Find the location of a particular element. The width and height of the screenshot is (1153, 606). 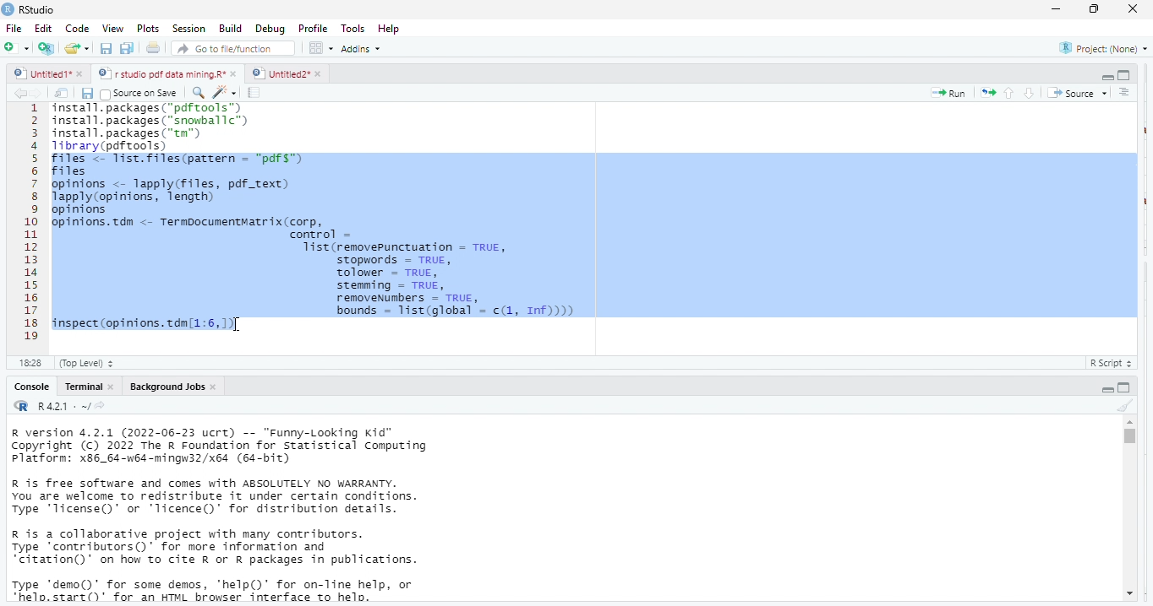

hide r script is located at coordinates (1108, 388).